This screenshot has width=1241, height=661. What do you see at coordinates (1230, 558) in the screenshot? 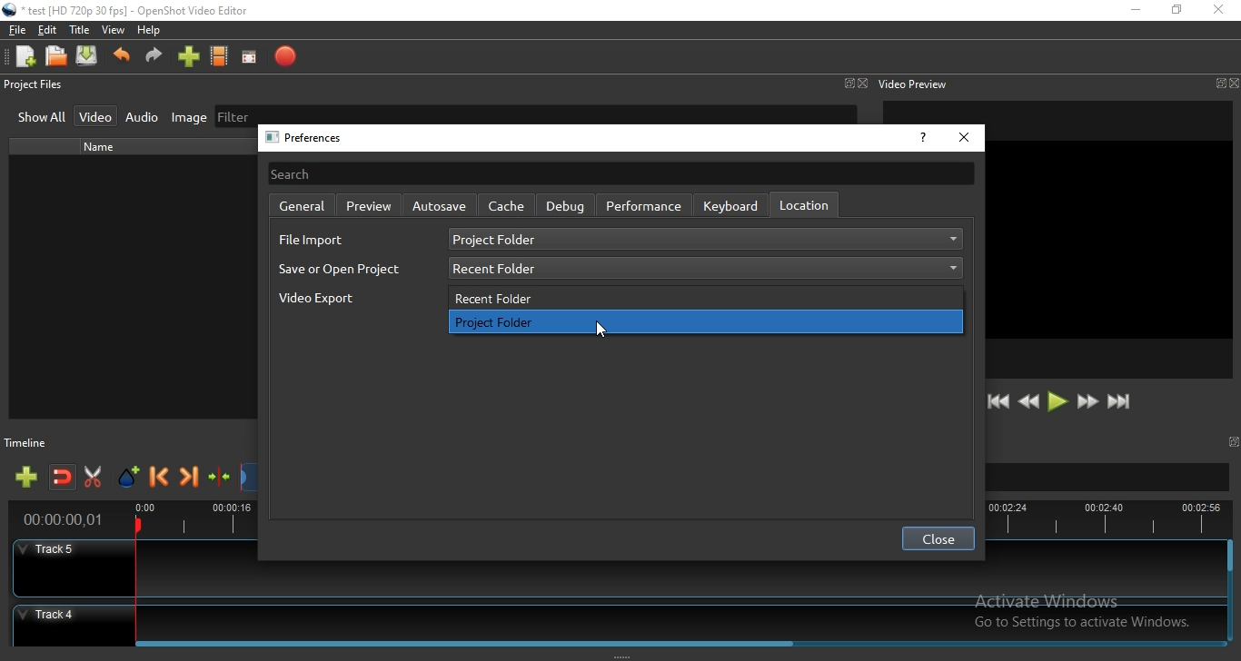
I see `vertical scroll bar` at bounding box center [1230, 558].